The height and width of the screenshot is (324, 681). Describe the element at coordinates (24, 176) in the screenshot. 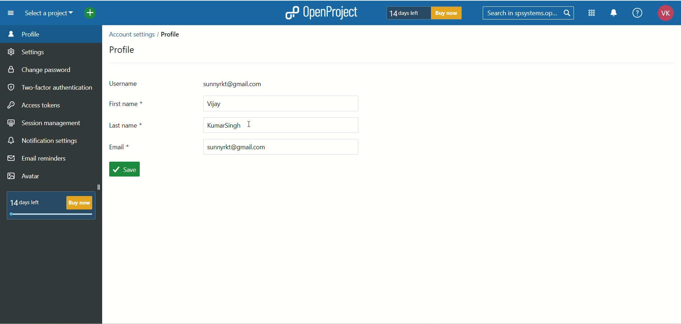

I see `avatar` at that location.